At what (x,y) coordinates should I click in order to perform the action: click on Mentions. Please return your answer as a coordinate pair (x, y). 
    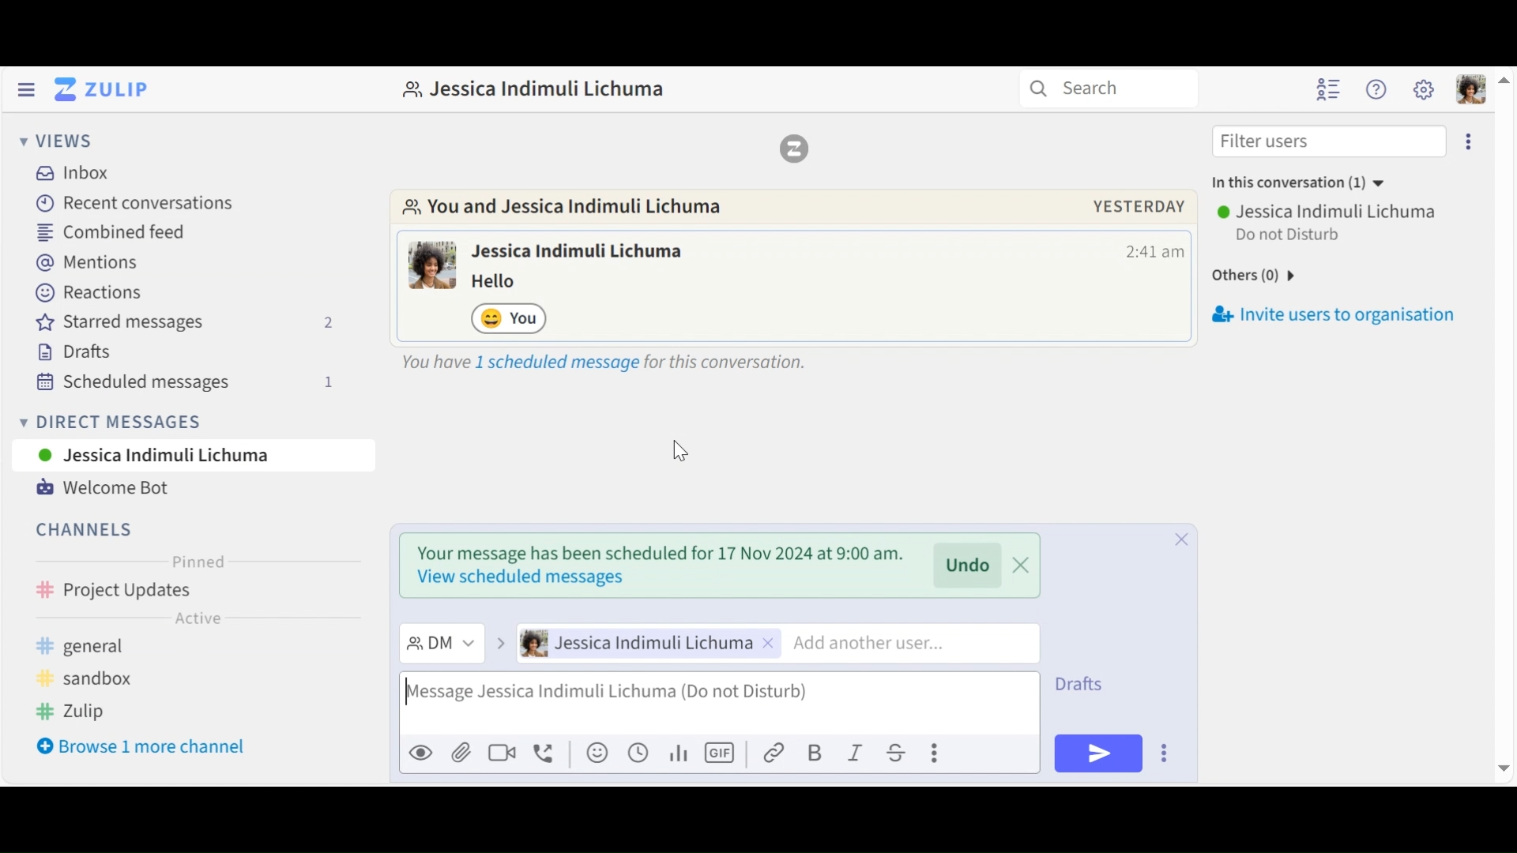
    Looking at the image, I should click on (89, 264).